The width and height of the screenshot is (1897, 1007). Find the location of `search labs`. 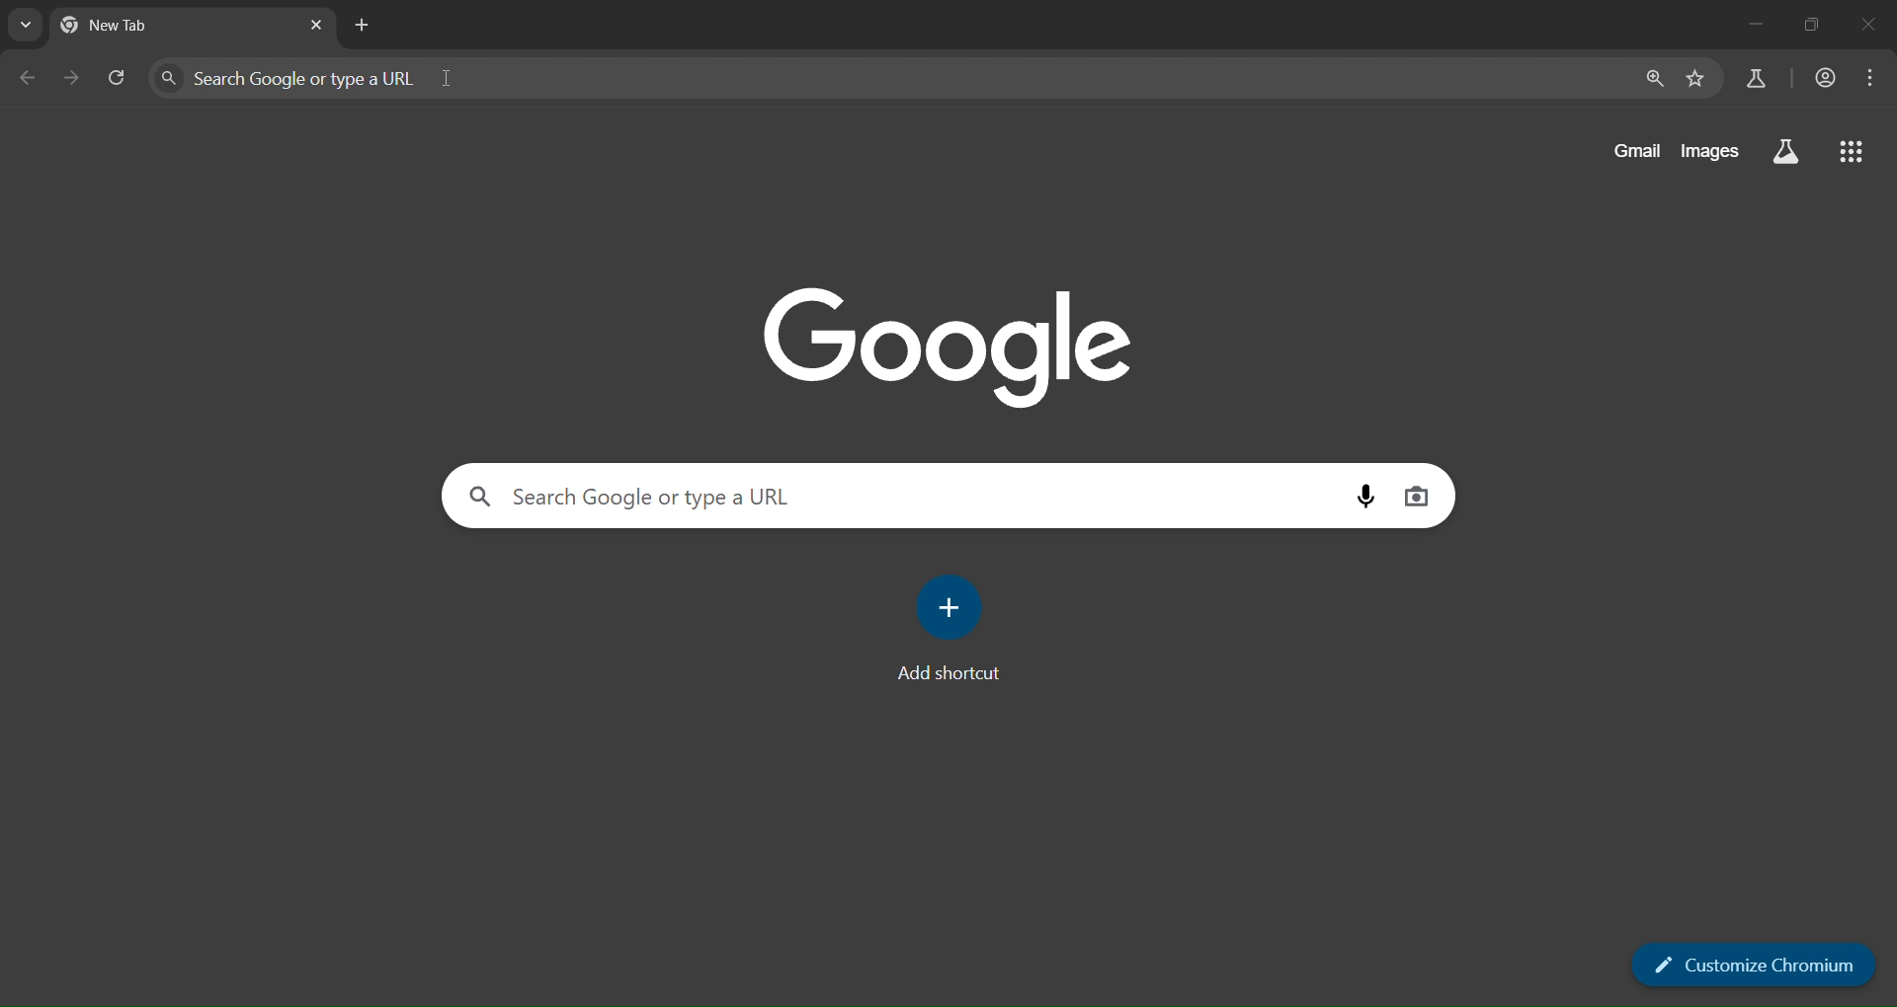

search labs is located at coordinates (1789, 152).